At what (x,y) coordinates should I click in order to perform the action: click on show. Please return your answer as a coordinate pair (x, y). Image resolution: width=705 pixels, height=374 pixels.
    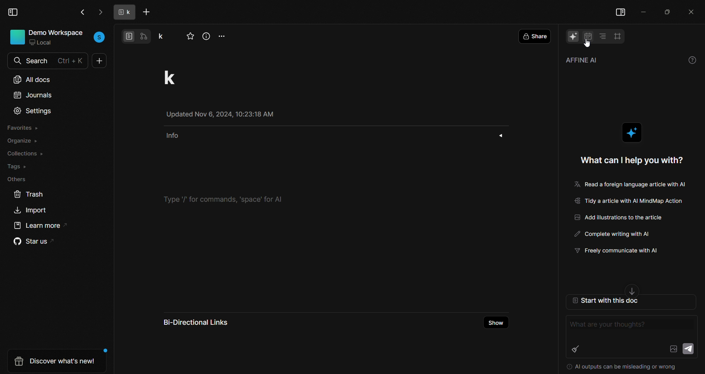
    Looking at the image, I should click on (496, 323).